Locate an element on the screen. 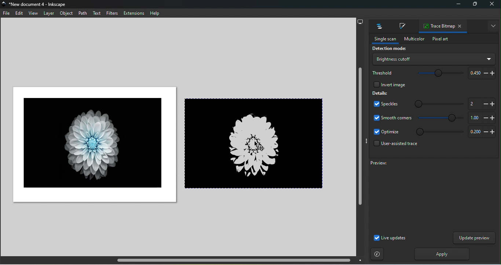 This screenshot has height=265, width=501. Toggle display options is located at coordinates (494, 26).